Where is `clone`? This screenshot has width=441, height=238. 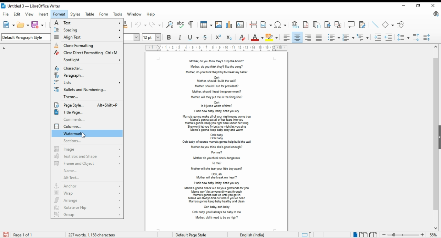 clone is located at coordinates (86, 45).